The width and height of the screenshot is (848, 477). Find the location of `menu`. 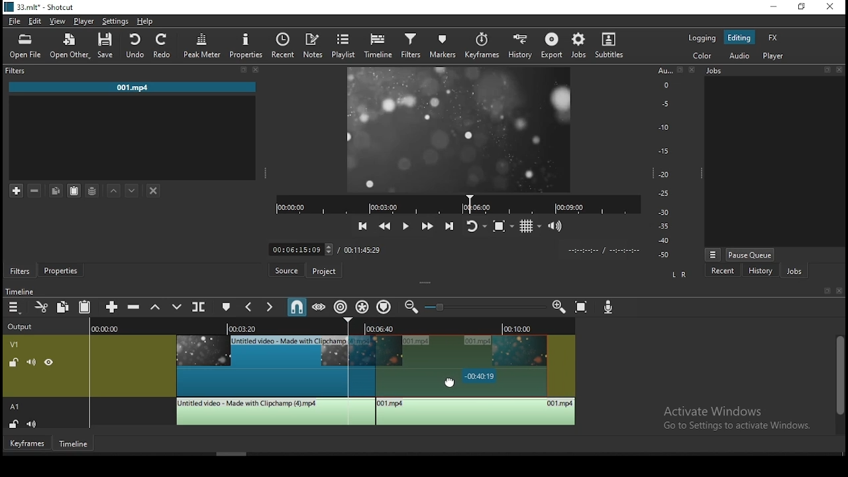

menu is located at coordinates (15, 308).